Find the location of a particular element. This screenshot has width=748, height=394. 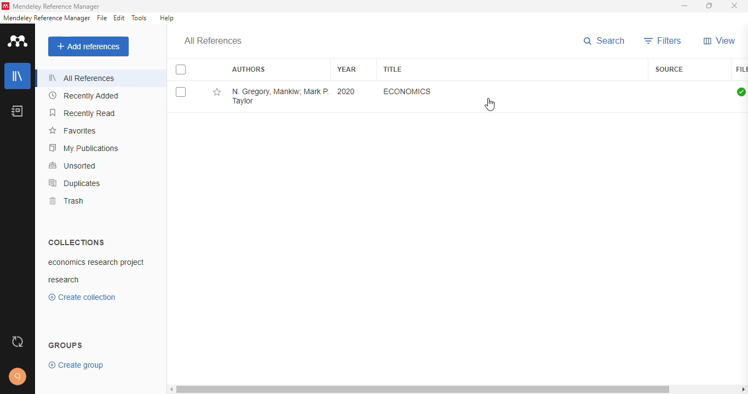

groups is located at coordinates (66, 345).